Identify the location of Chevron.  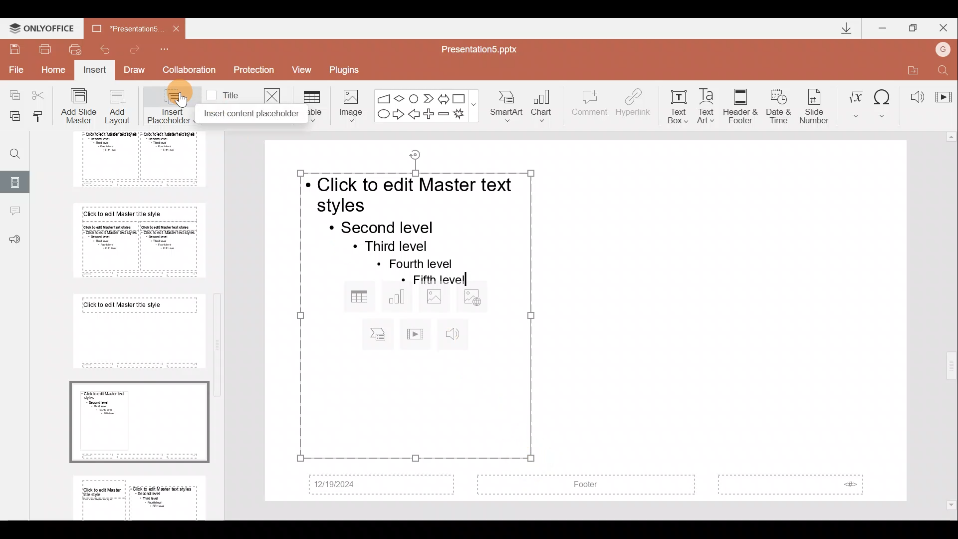
(427, 97).